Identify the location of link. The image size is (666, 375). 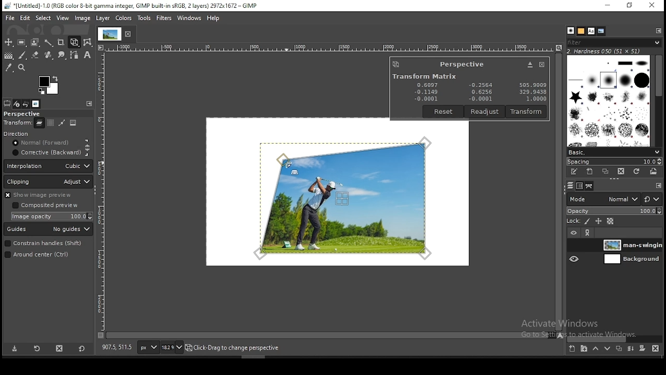
(588, 234).